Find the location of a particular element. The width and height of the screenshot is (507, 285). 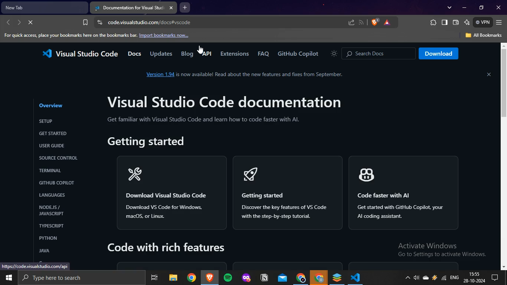

close is located at coordinates (490, 75).